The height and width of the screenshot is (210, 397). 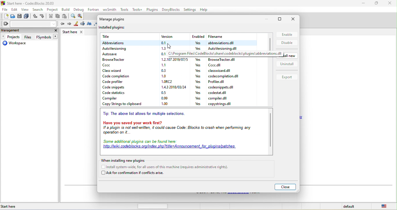 I want to click on yes, so click(x=198, y=76).